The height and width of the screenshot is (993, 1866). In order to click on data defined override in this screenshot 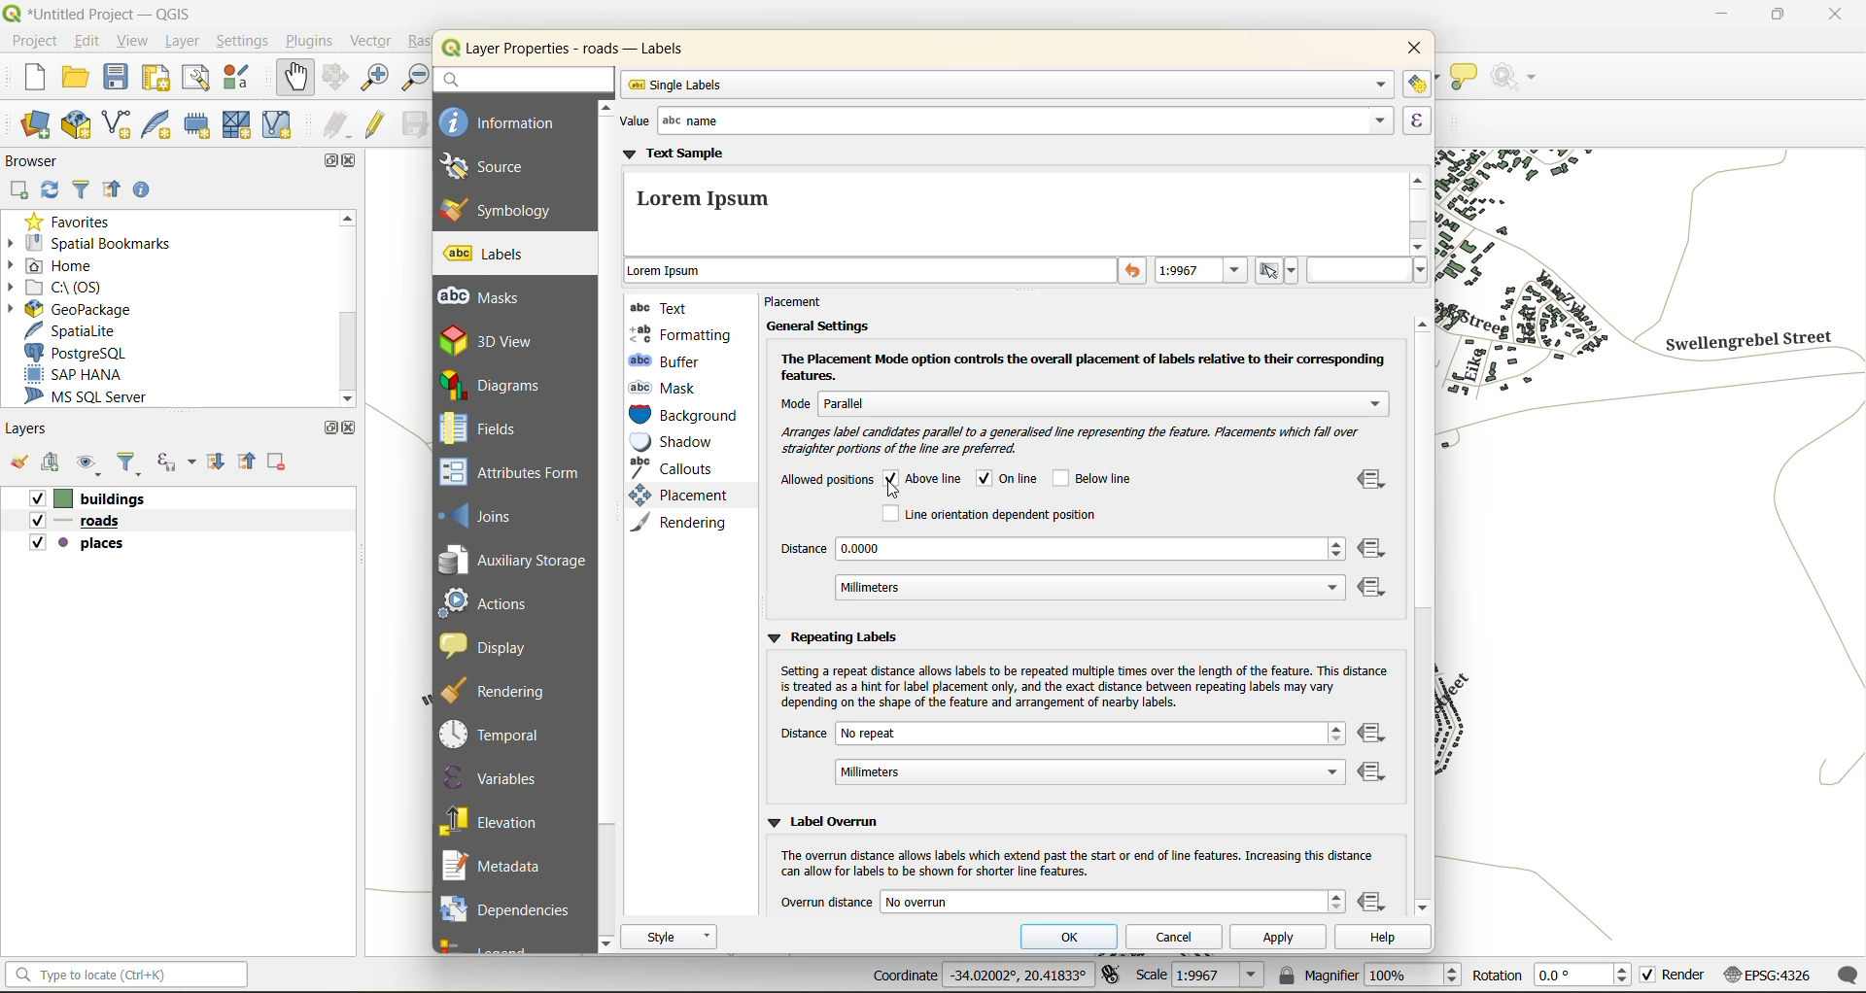, I will do `click(1374, 535)`.